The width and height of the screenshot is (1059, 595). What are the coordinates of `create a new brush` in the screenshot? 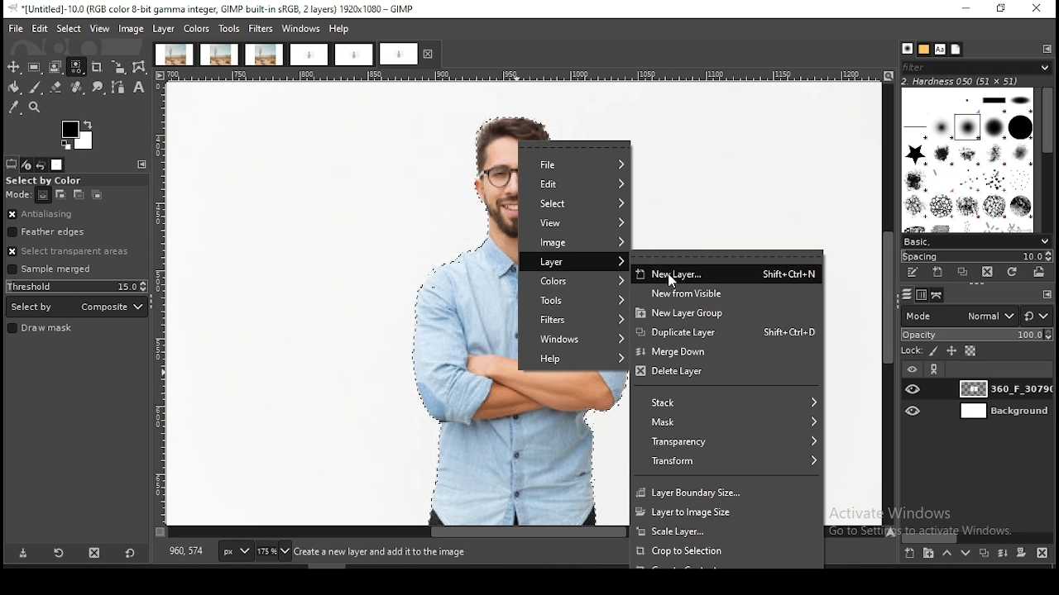 It's located at (938, 273).